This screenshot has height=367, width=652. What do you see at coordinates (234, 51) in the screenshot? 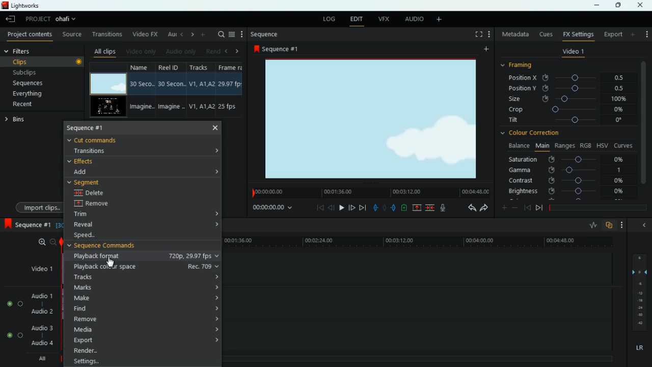
I see `right` at bounding box center [234, 51].